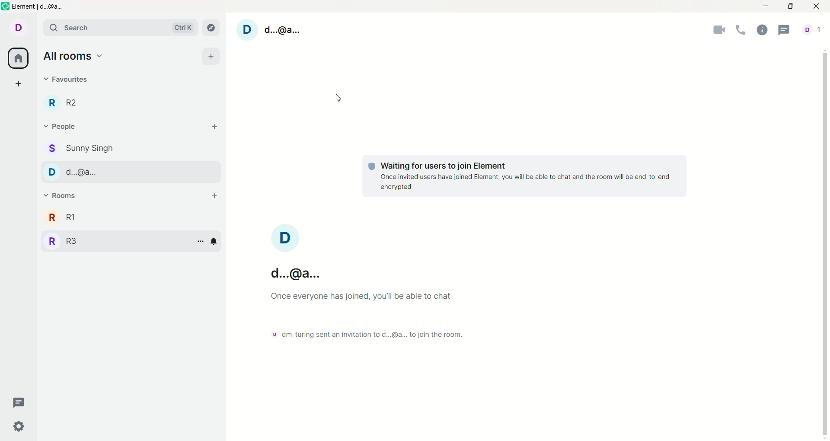 The width and height of the screenshot is (830, 441). What do you see at coordinates (297, 253) in the screenshot?
I see `account` at bounding box center [297, 253].